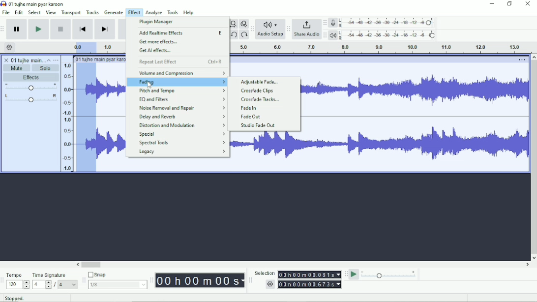 Image resolution: width=537 pixels, height=302 pixels. What do you see at coordinates (182, 152) in the screenshot?
I see `Legacy` at bounding box center [182, 152].